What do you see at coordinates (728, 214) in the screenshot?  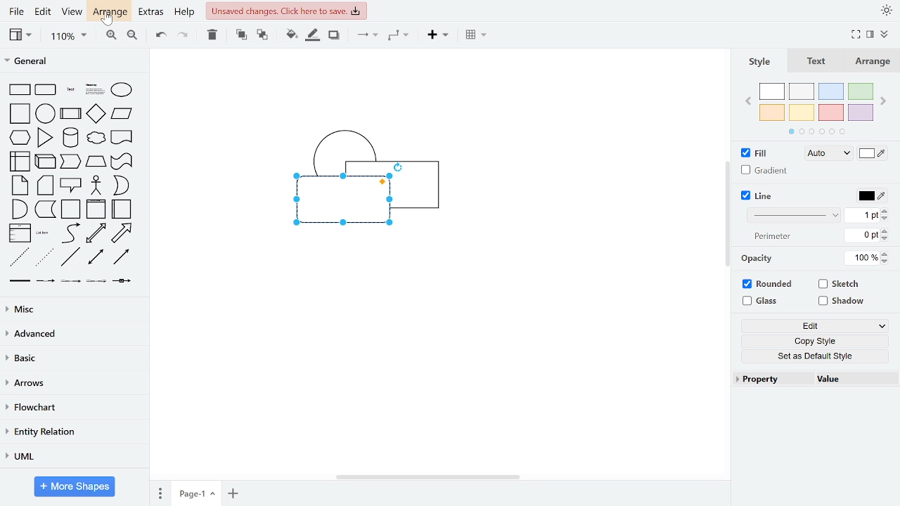 I see `vertical scrollbar` at bounding box center [728, 214].